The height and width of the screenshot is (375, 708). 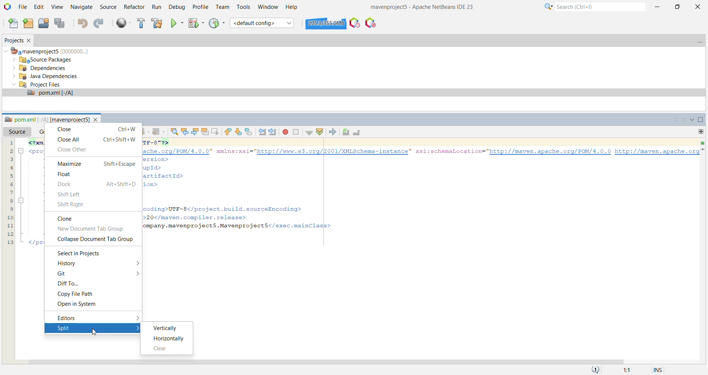 What do you see at coordinates (285, 132) in the screenshot?
I see `Start Macro Recording` at bounding box center [285, 132].